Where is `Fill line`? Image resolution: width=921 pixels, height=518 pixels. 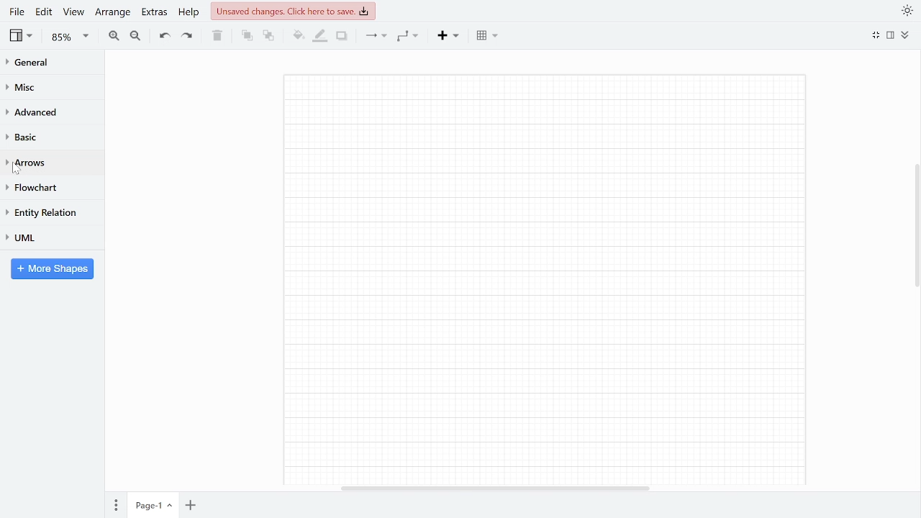 Fill line is located at coordinates (319, 36).